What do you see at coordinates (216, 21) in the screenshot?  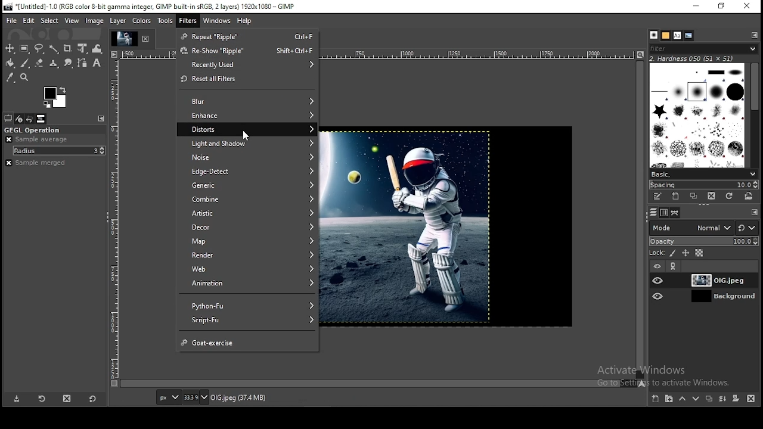 I see `windows` at bounding box center [216, 21].